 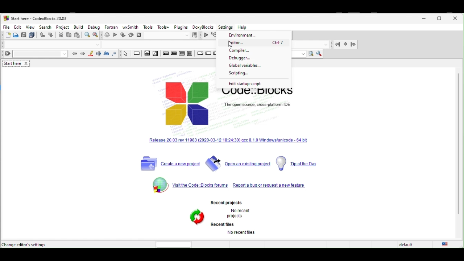 What do you see at coordinates (156, 54) in the screenshot?
I see `selection` at bounding box center [156, 54].